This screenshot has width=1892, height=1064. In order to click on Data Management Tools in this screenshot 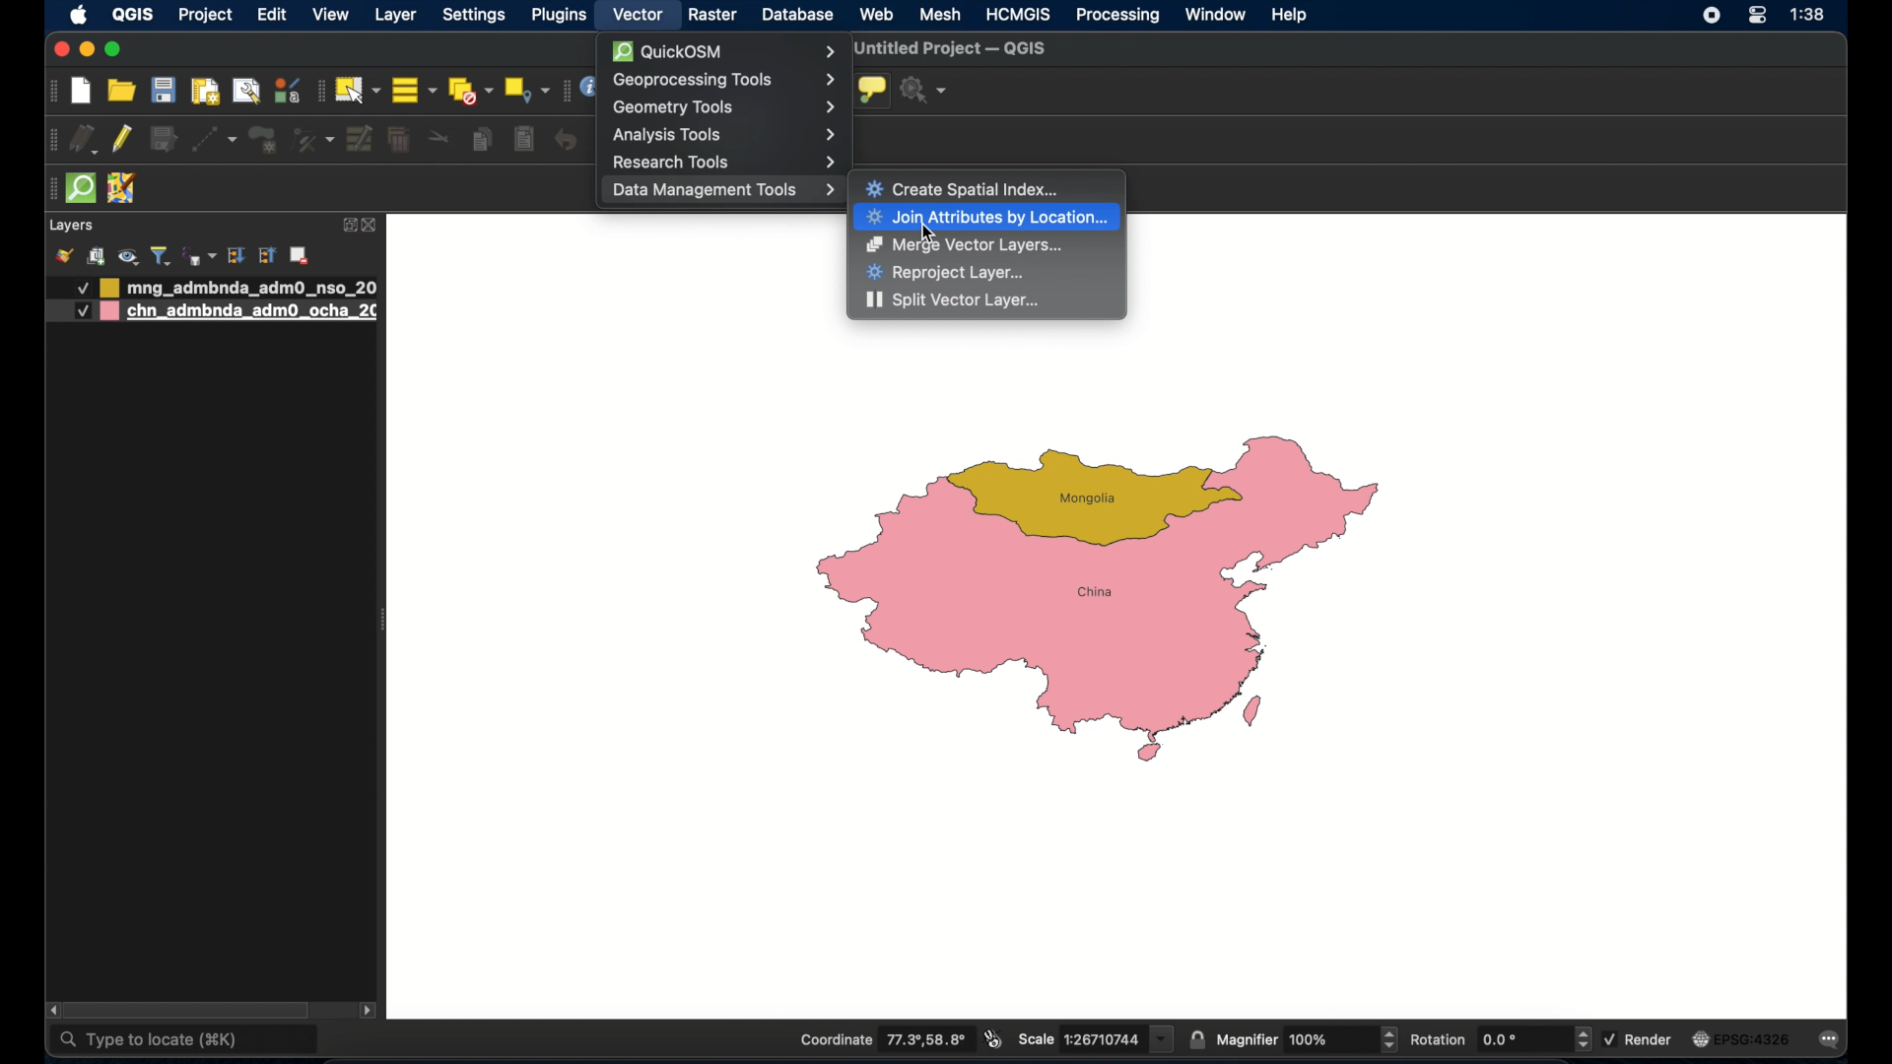, I will do `click(724, 189)`.